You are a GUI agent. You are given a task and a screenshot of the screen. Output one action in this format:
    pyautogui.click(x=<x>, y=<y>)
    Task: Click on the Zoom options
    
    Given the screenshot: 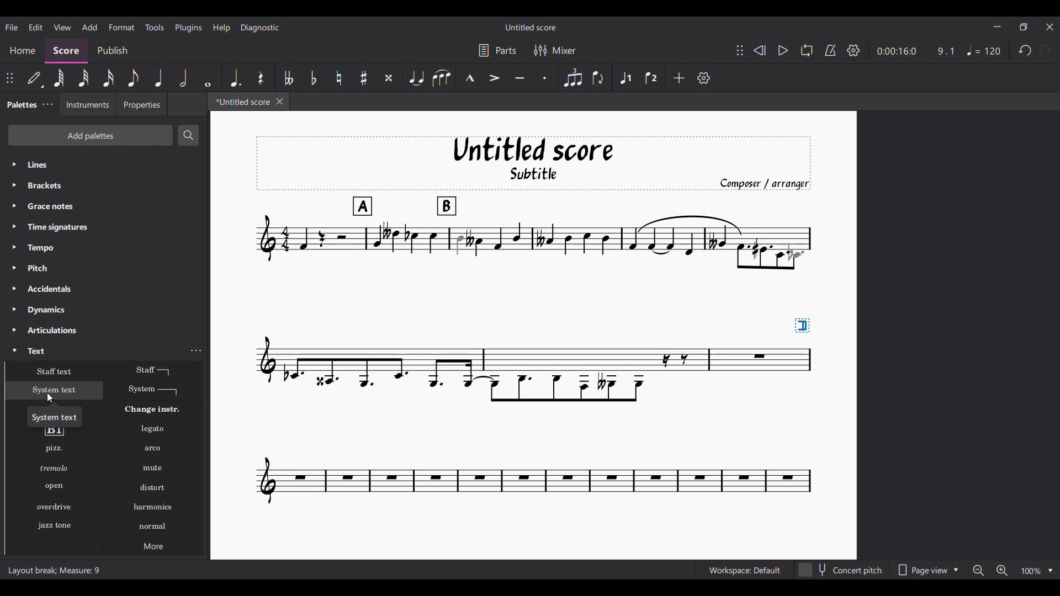 What is the action you would take?
    pyautogui.click(x=1037, y=570)
    